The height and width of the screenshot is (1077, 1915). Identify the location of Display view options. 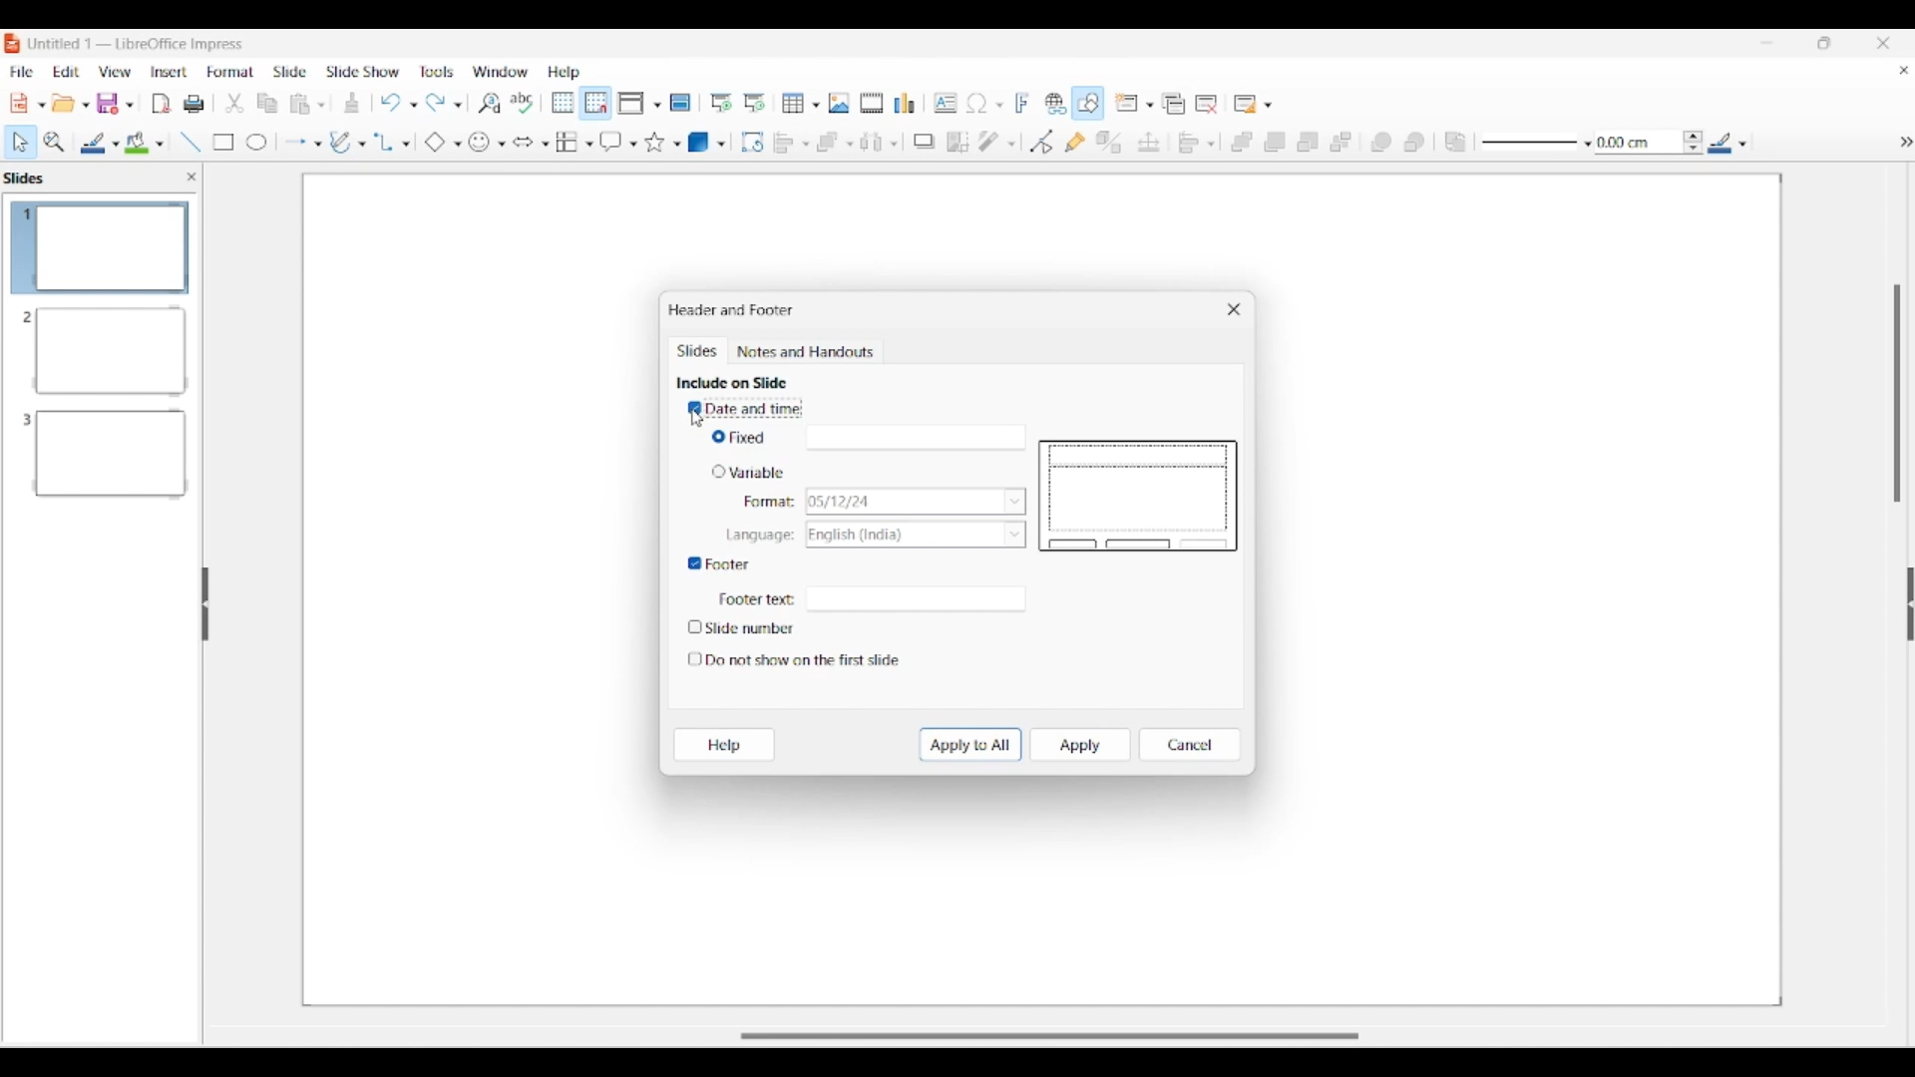
(640, 103).